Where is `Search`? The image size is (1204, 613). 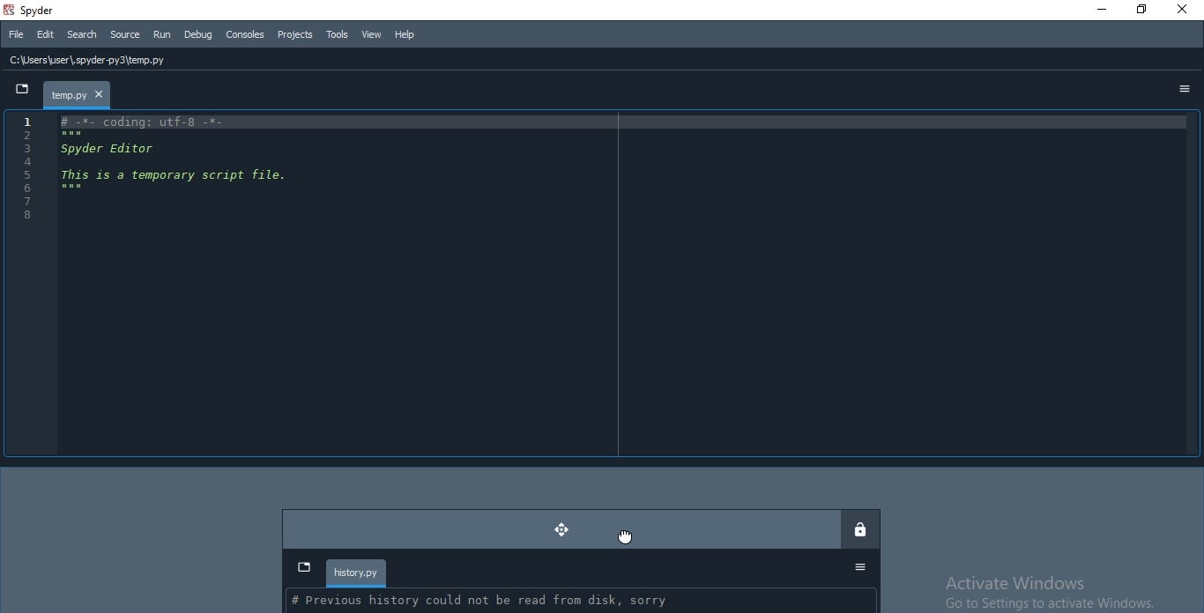 Search is located at coordinates (84, 34).